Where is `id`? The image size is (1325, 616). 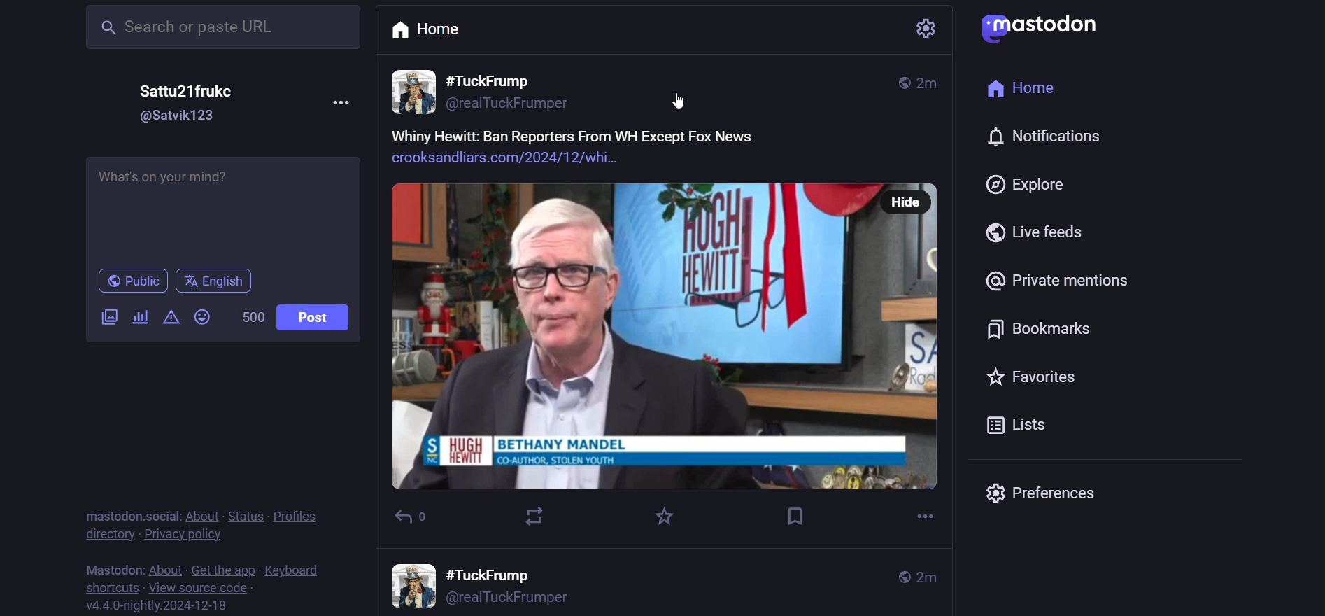 id is located at coordinates (185, 118).